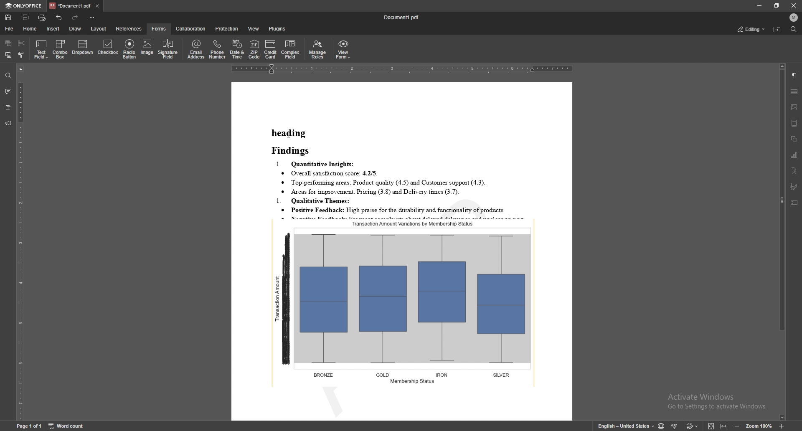 Image resolution: width=802 pixels, height=431 pixels. Describe the element at coordinates (794, 18) in the screenshot. I see `profile` at that location.